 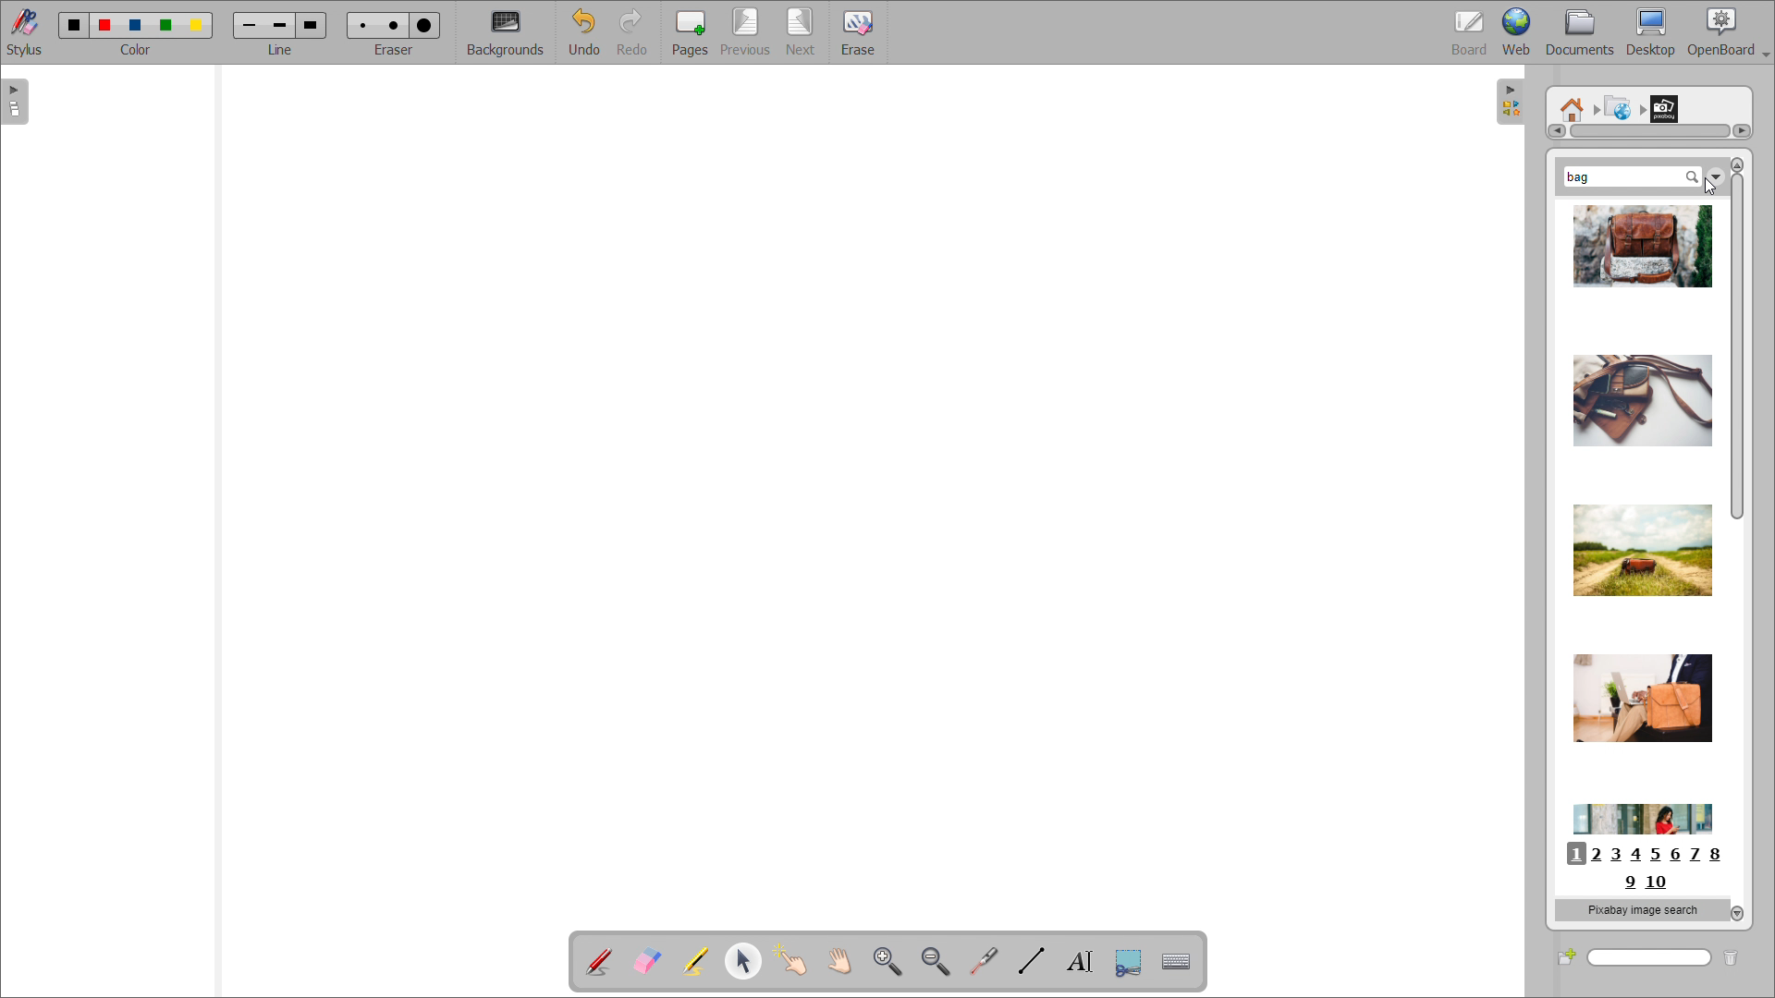 What do you see at coordinates (507, 33) in the screenshot?
I see `backgrounds` at bounding box center [507, 33].